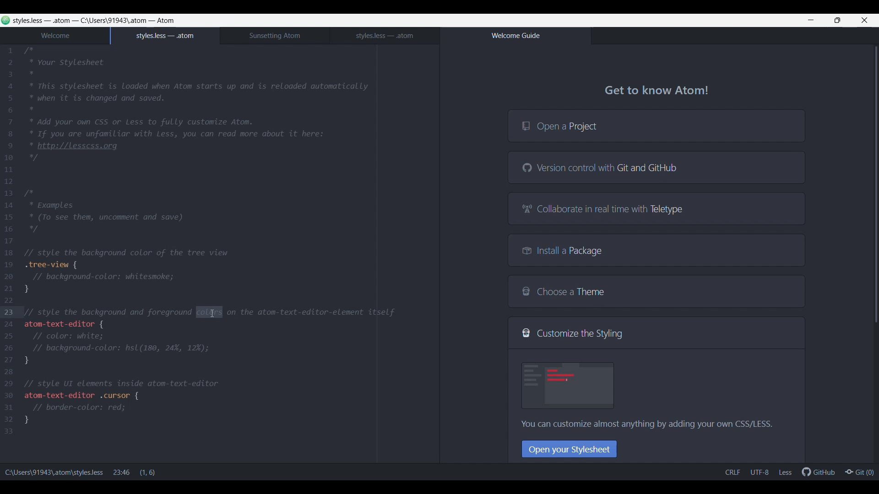  Describe the element at coordinates (874, 188) in the screenshot. I see `vertical scroll bar` at that location.